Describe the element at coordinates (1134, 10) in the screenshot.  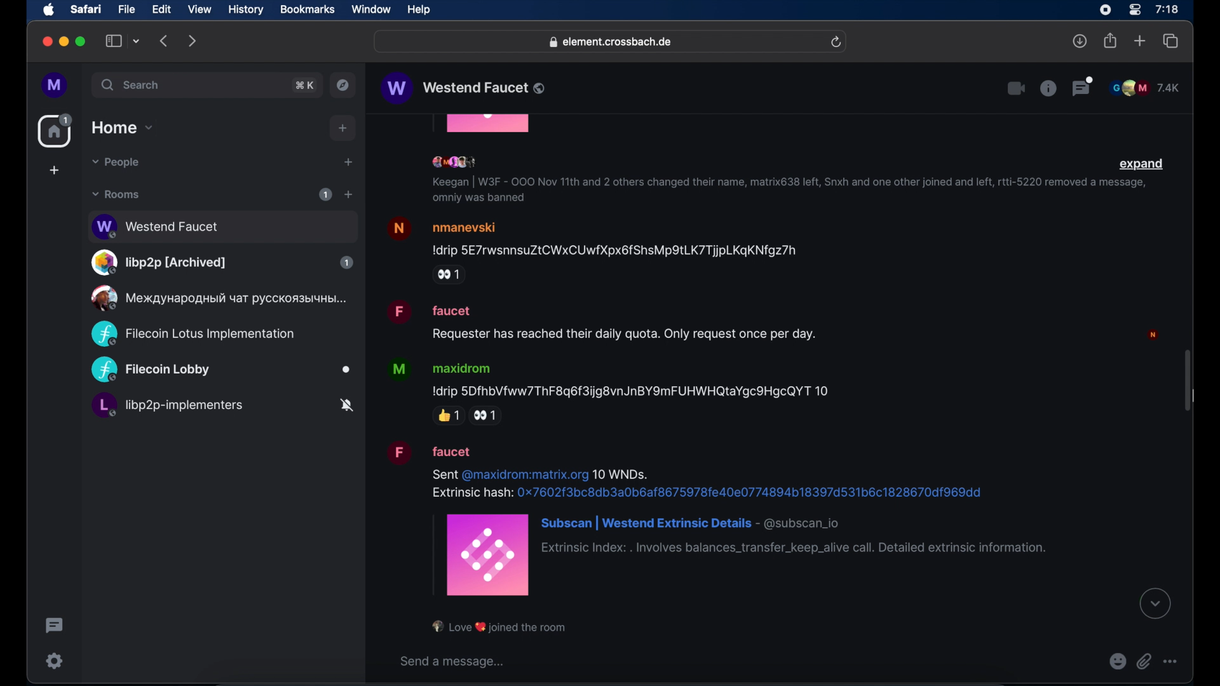
I see `control center` at that location.